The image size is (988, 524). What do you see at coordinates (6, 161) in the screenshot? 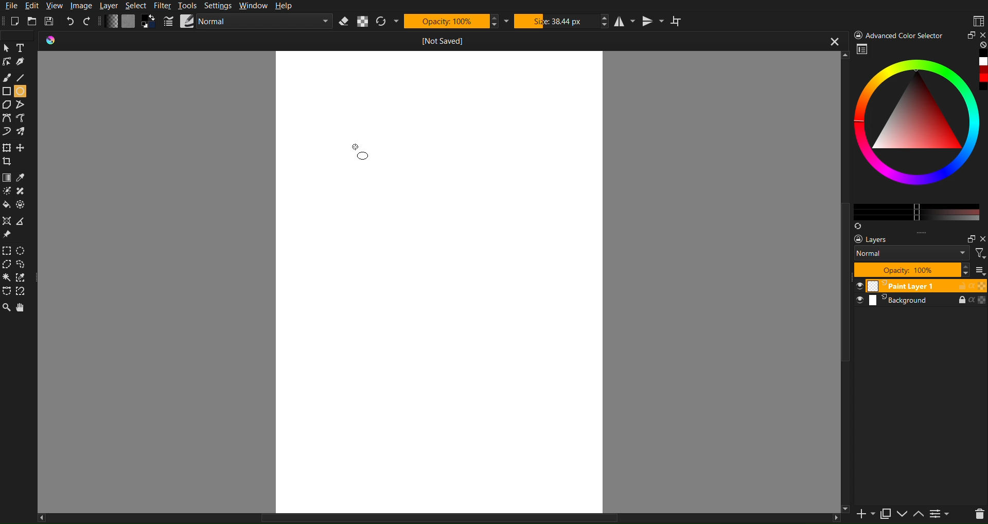
I see `Crop` at bounding box center [6, 161].